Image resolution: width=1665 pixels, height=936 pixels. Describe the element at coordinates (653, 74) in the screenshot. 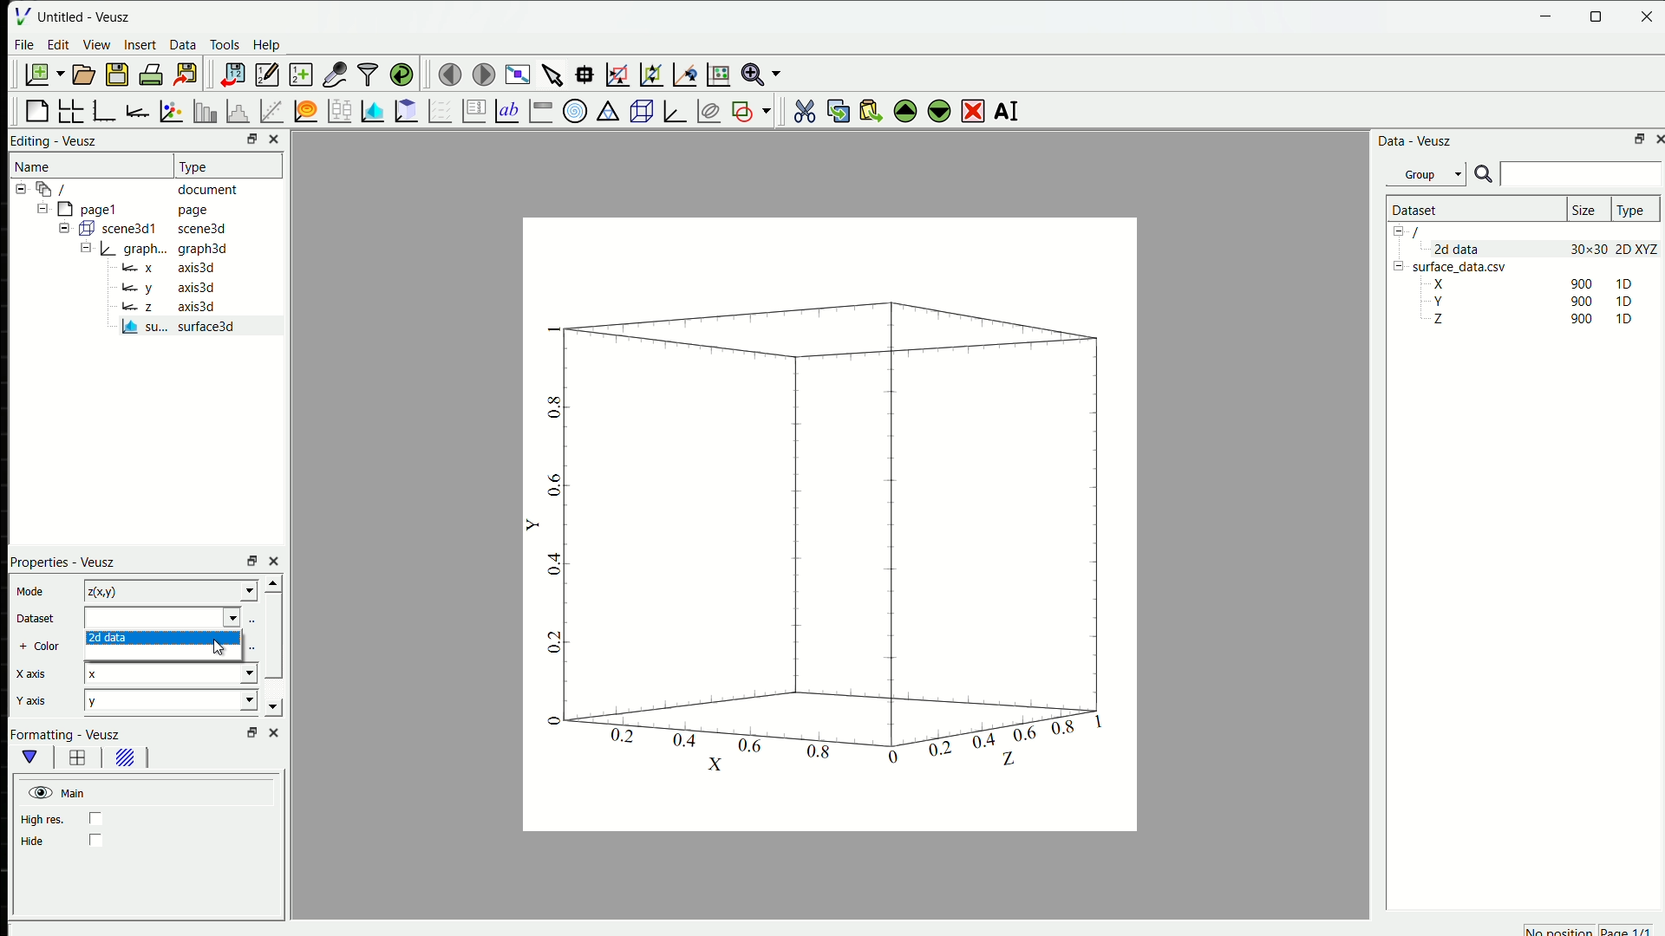

I see `click to zoom out of a graph axes` at that location.